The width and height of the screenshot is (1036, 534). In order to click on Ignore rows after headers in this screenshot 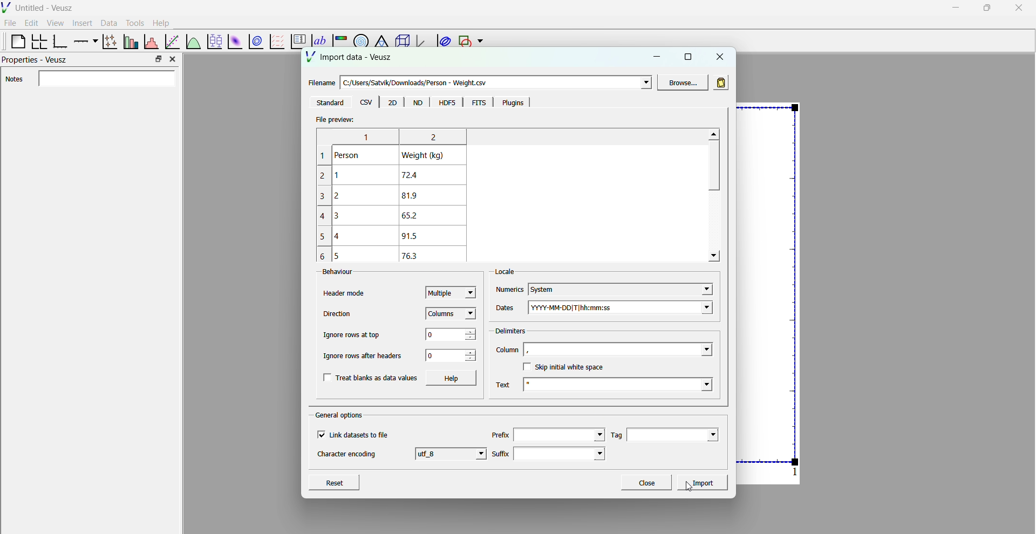, I will do `click(366, 355)`.